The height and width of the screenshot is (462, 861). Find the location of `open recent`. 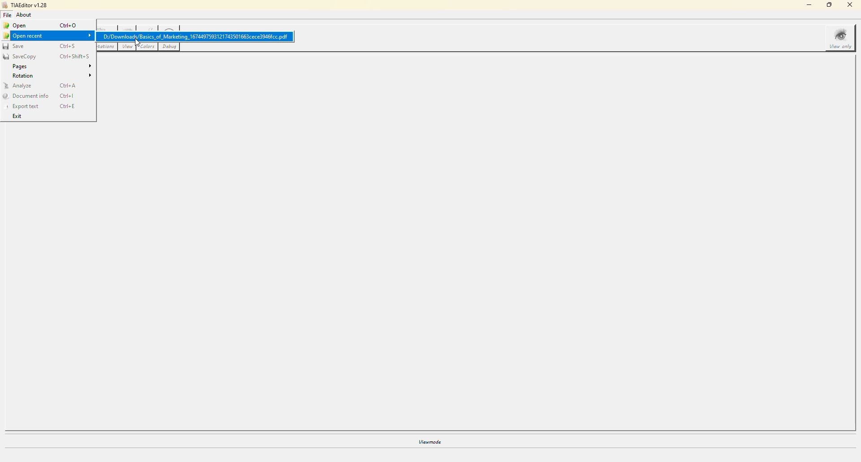

open recent is located at coordinates (48, 36).